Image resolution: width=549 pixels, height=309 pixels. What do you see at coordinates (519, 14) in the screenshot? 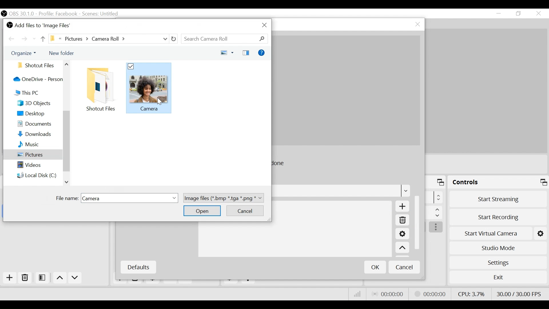
I see `Restore` at bounding box center [519, 14].